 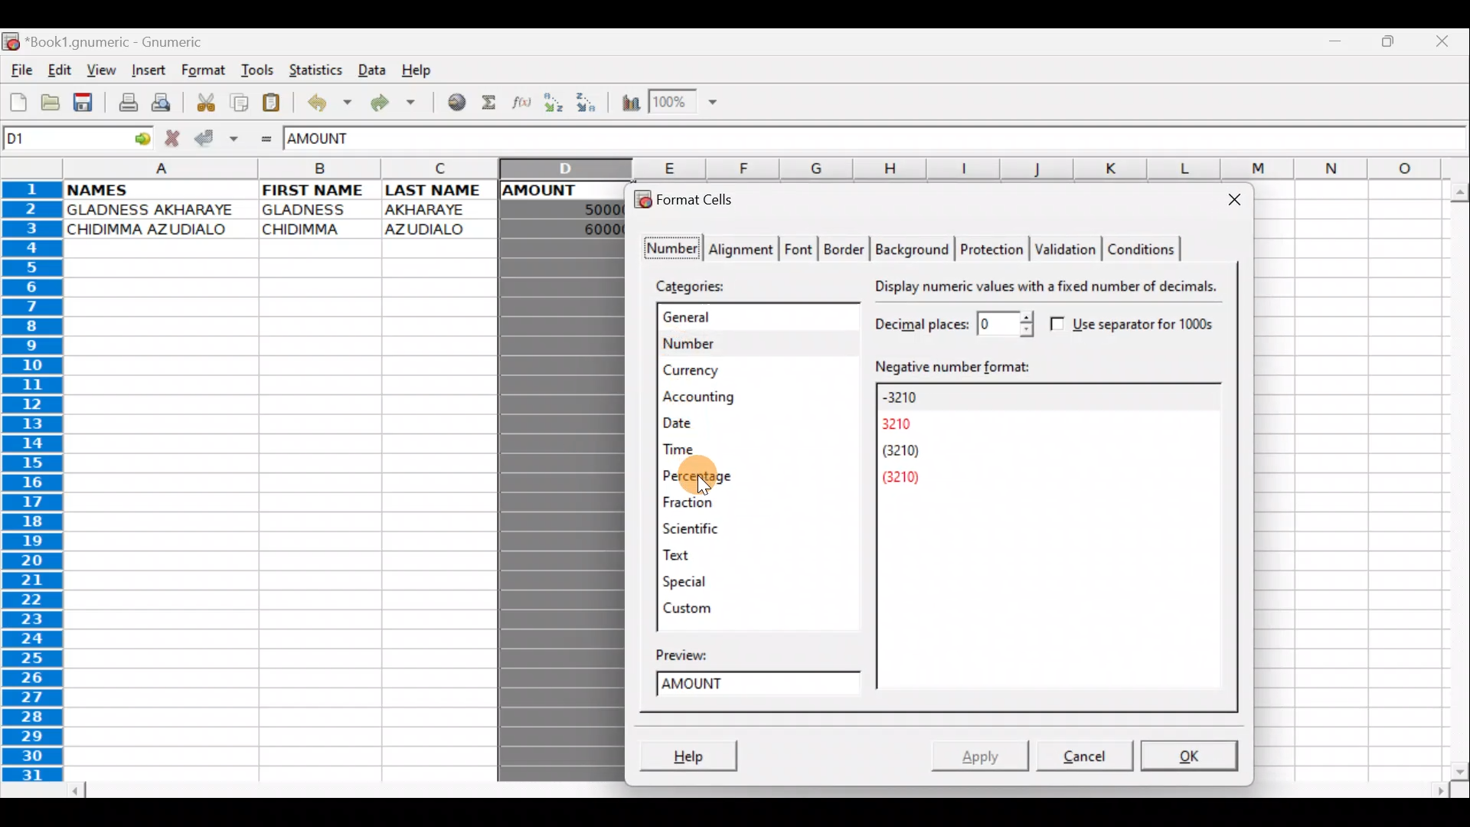 What do you see at coordinates (316, 190) in the screenshot?
I see `FIRST NAME` at bounding box center [316, 190].